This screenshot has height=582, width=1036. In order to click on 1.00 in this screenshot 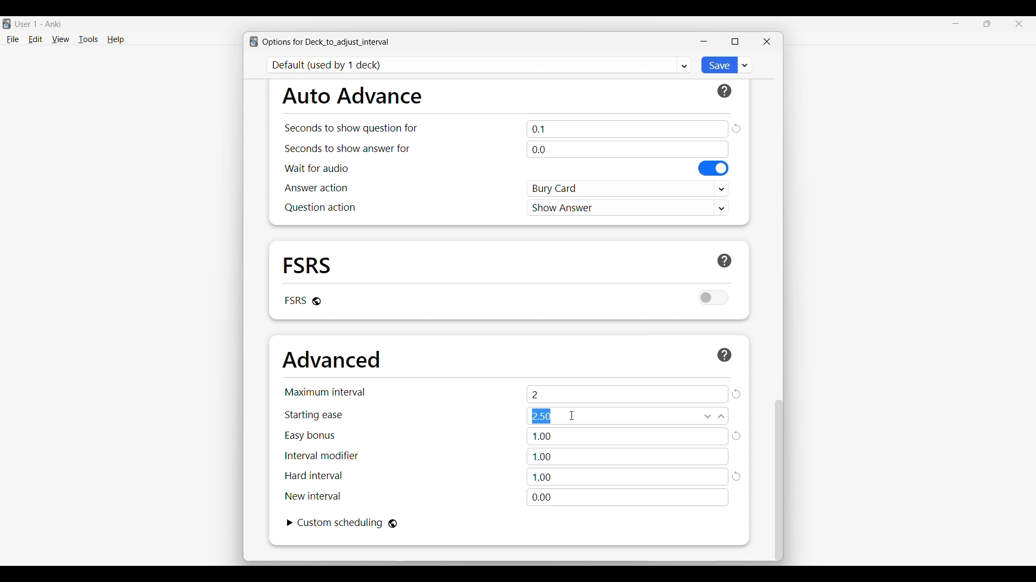, I will do `click(628, 477)`.